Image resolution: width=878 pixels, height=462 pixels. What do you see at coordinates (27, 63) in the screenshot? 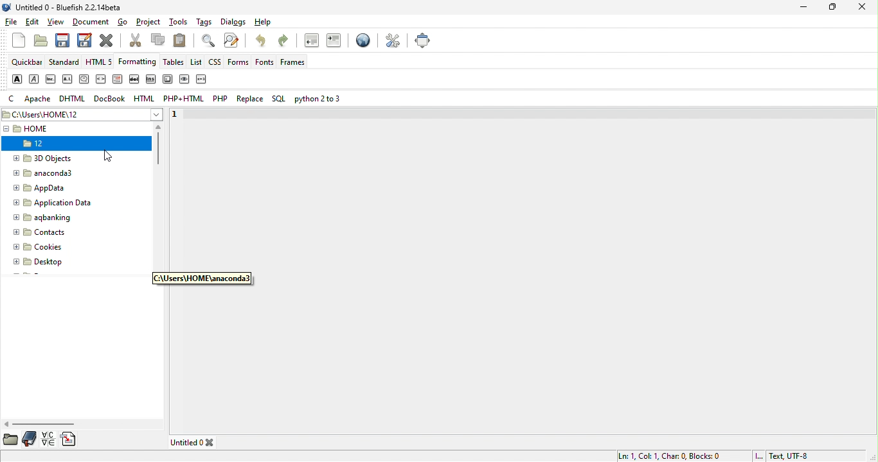
I see `quickbar` at bounding box center [27, 63].